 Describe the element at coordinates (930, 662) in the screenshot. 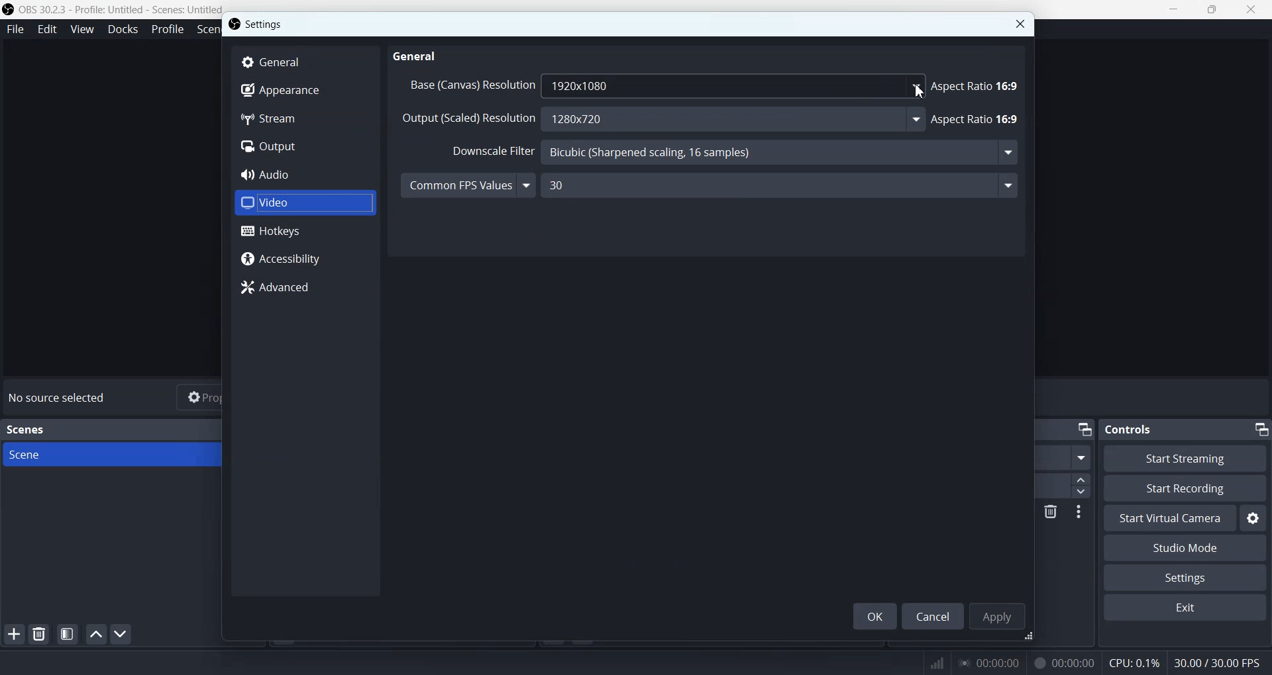

I see `Signals` at that location.